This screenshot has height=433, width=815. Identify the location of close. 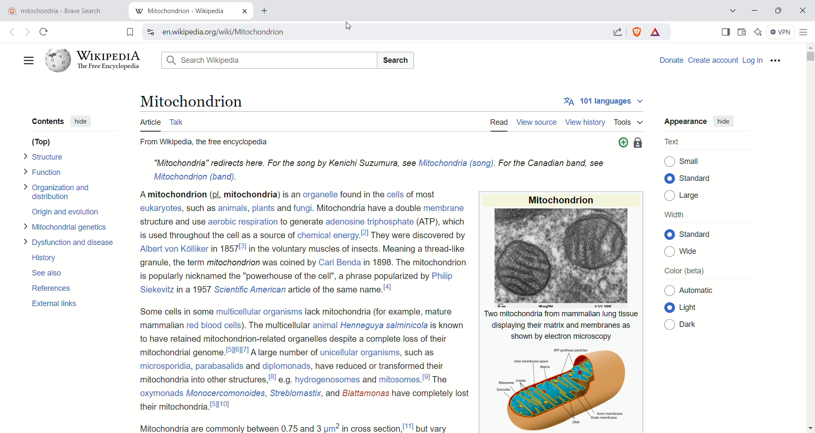
(244, 11).